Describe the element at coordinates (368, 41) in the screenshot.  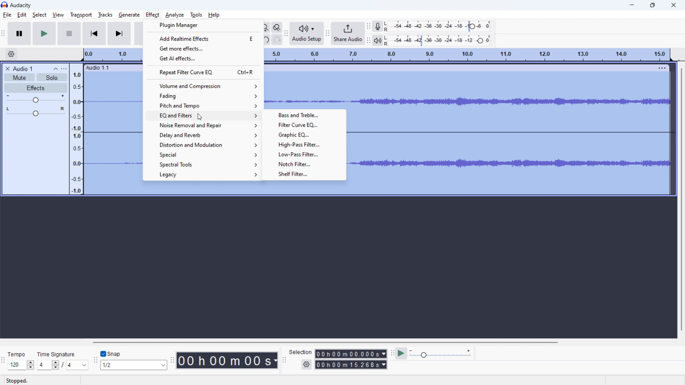
I see `playback meter toolbar` at that location.